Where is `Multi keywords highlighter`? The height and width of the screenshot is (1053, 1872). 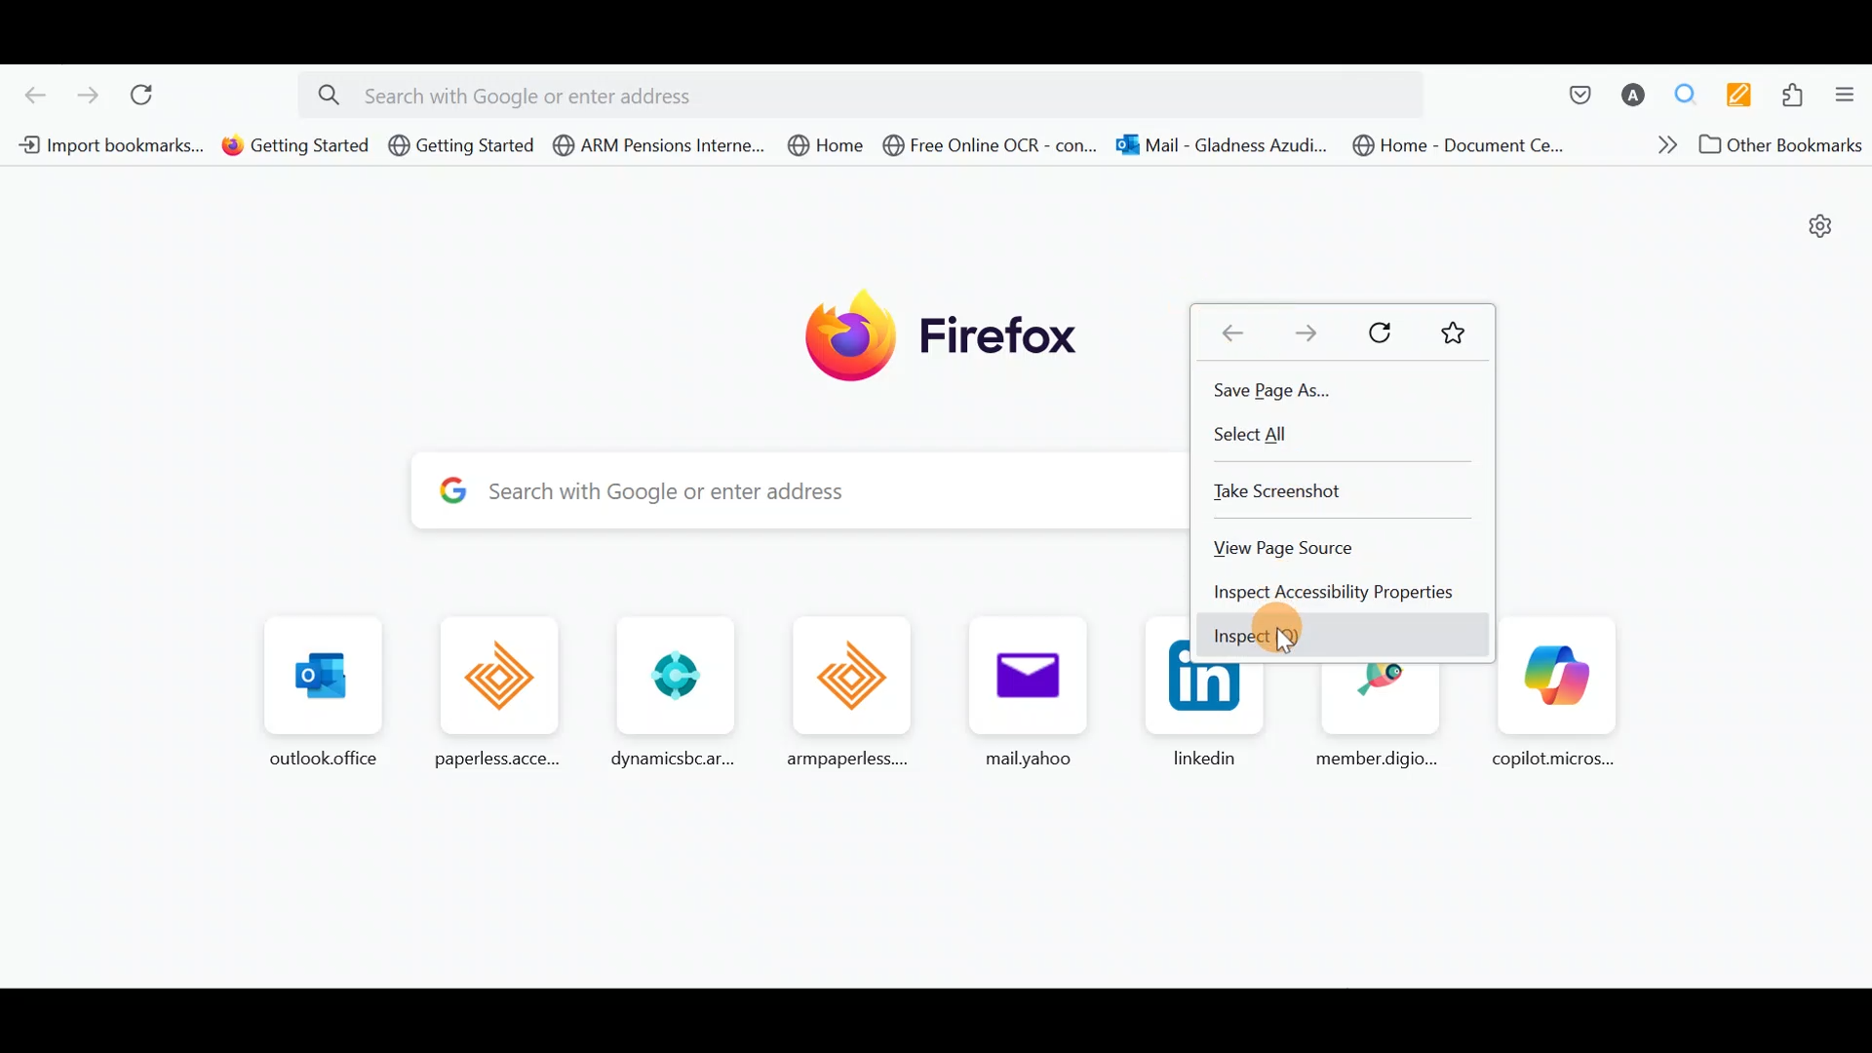
Multi keywords highlighter is located at coordinates (1745, 95).